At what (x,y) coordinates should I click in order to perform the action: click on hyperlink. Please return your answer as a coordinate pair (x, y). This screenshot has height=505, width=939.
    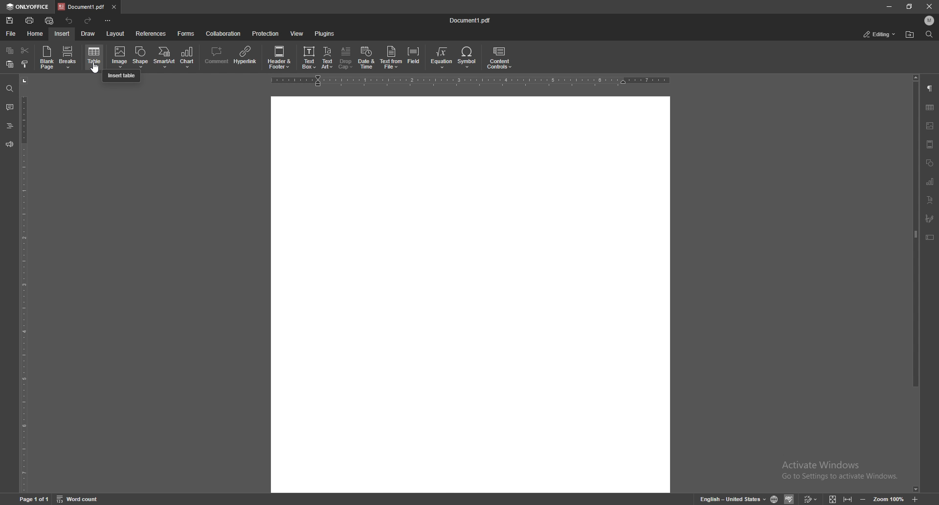
    Looking at the image, I should click on (246, 57).